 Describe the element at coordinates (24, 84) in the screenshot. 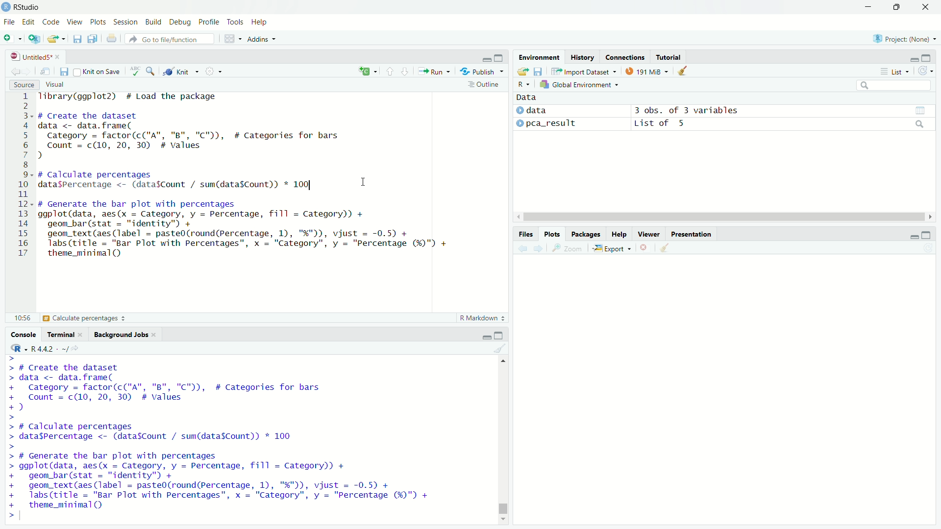

I see `source` at that location.